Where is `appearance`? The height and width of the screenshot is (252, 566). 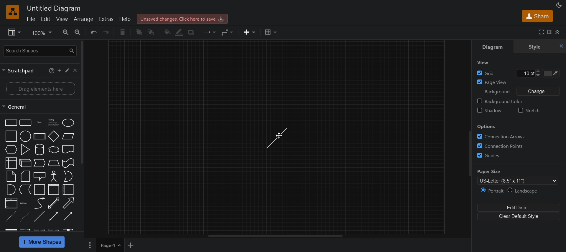 appearance is located at coordinates (558, 5).